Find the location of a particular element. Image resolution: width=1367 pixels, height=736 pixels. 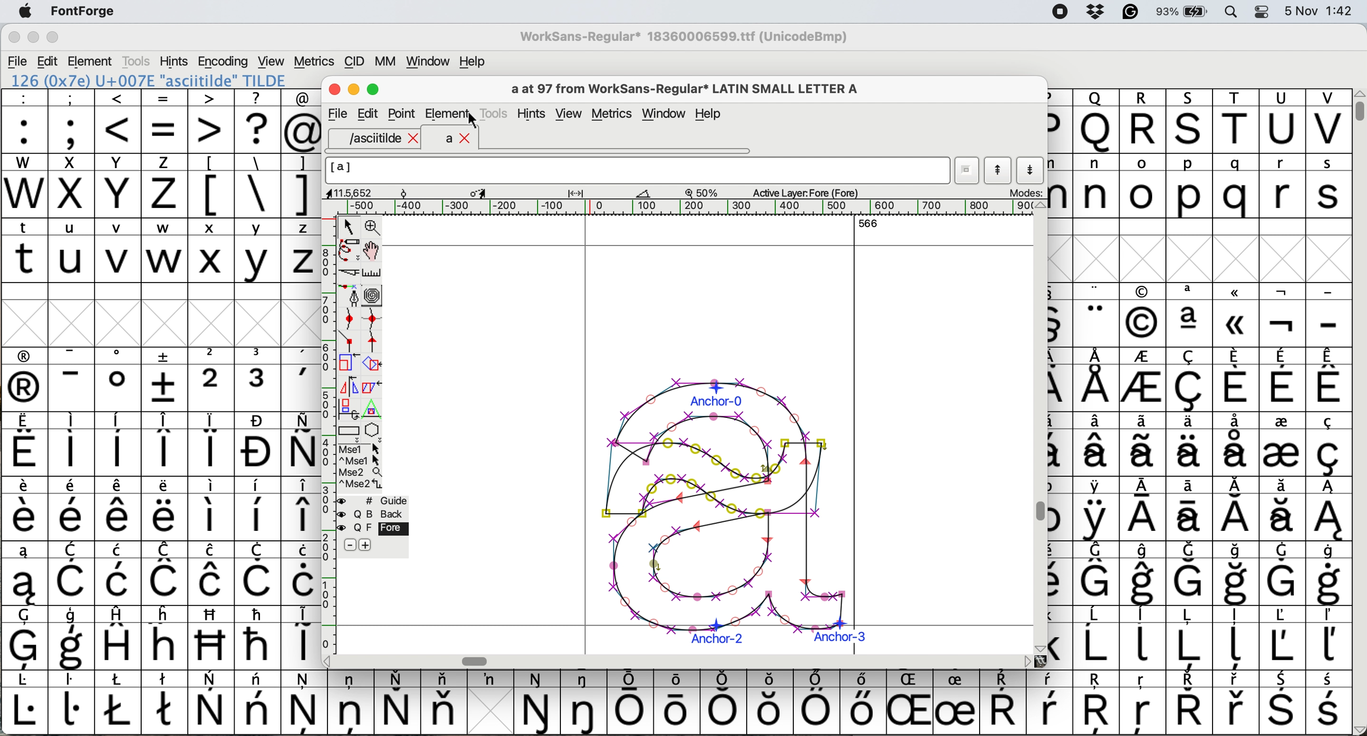

symbol is located at coordinates (259, 379).